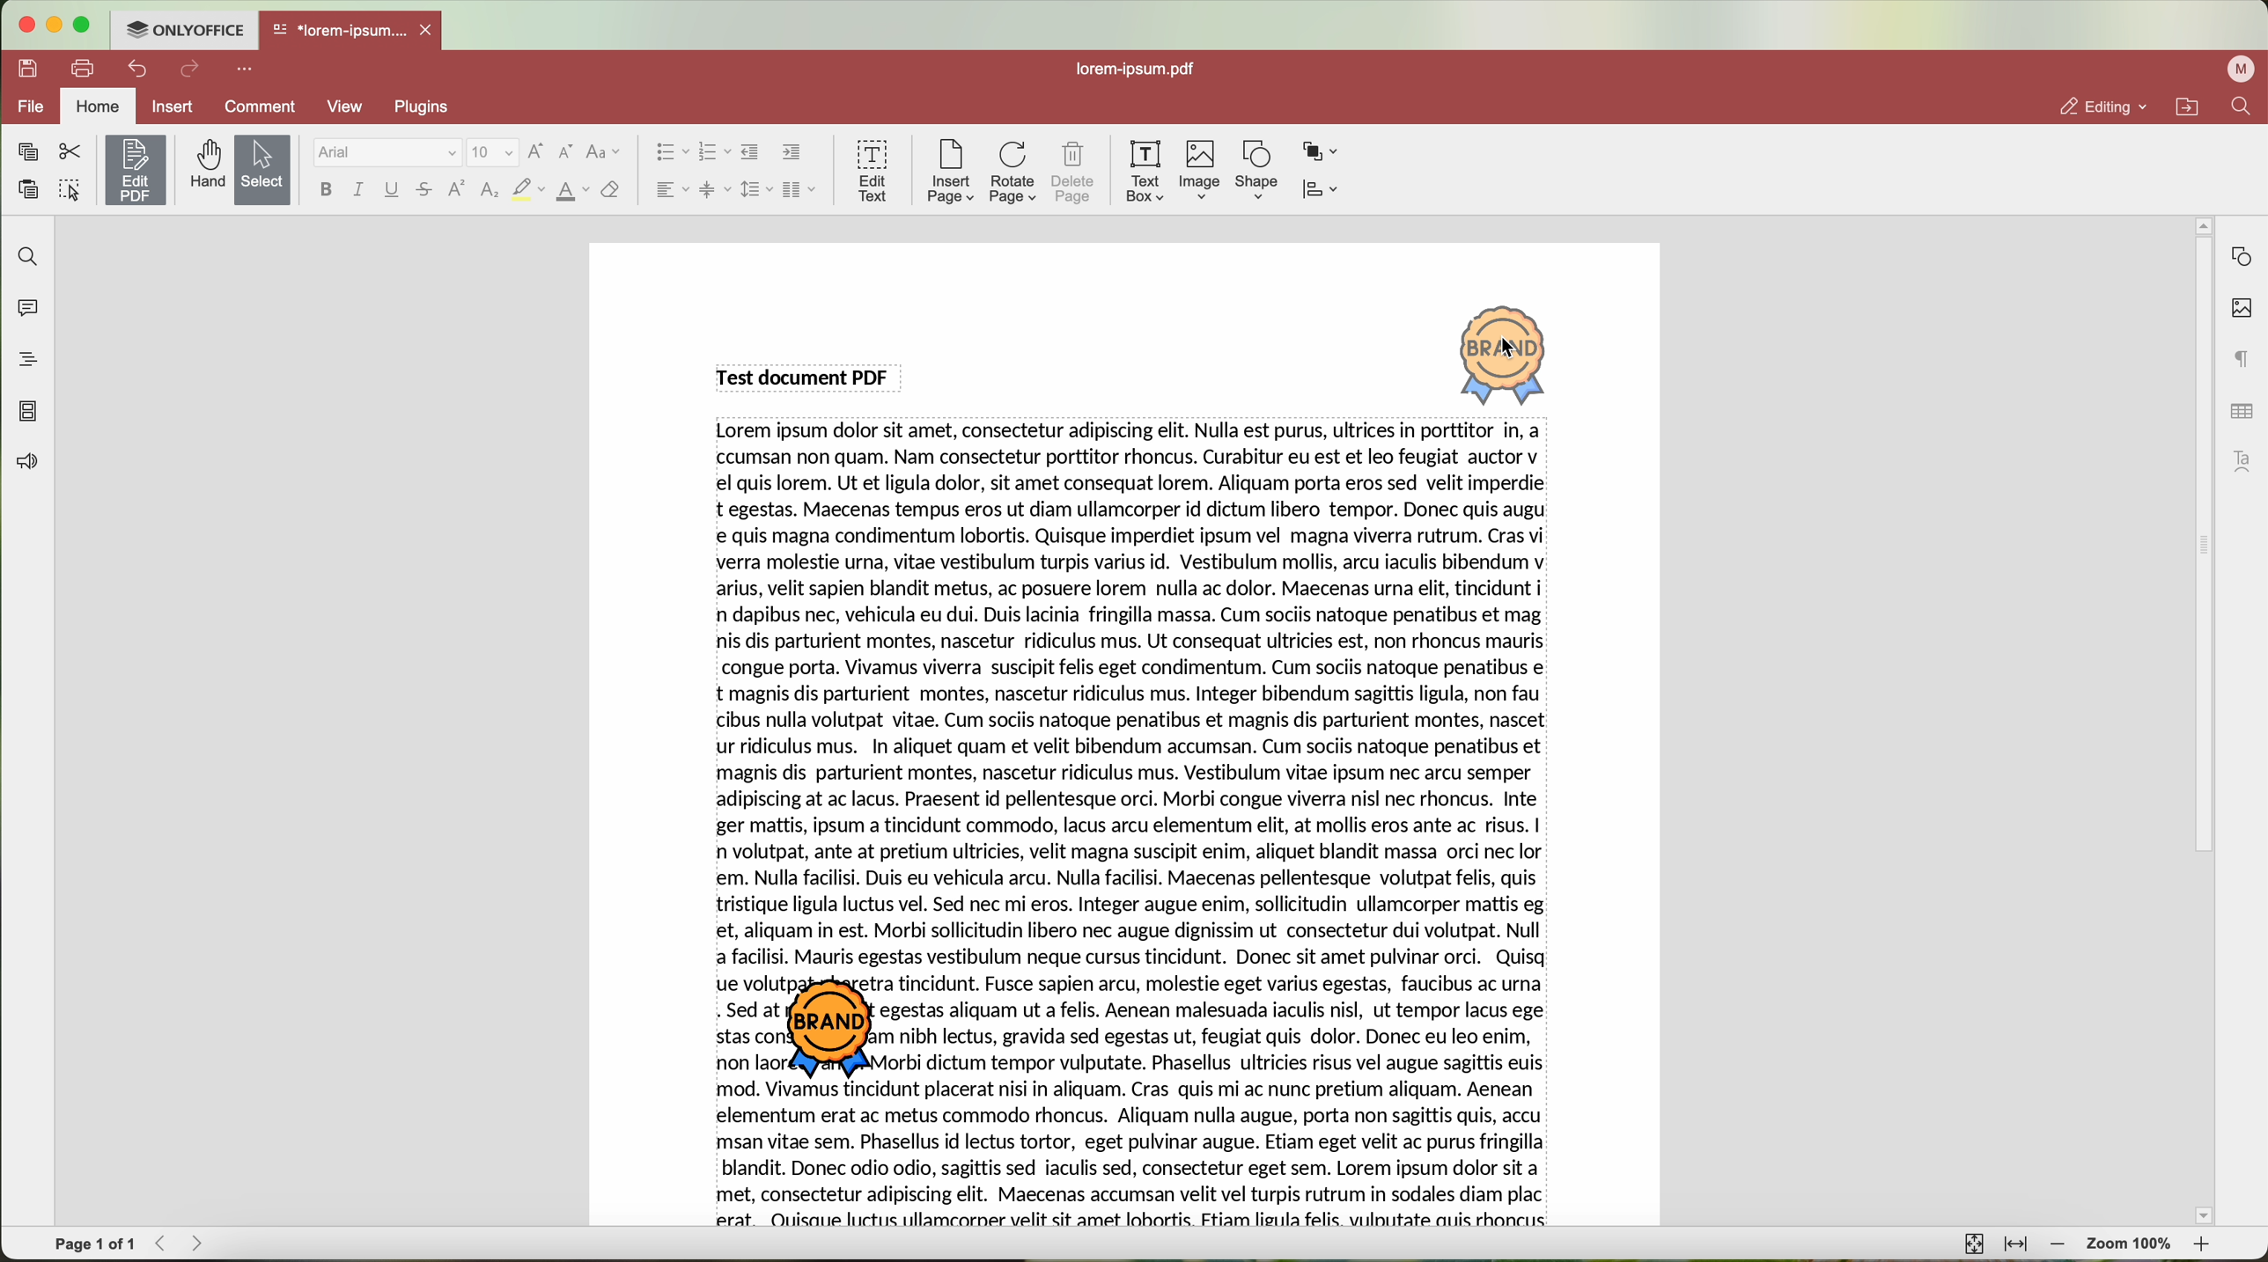 This screenshot has height=1262, width=2268. Describe the element at coordinates (70, 192) in the screenshot. I see `select all` at that location.